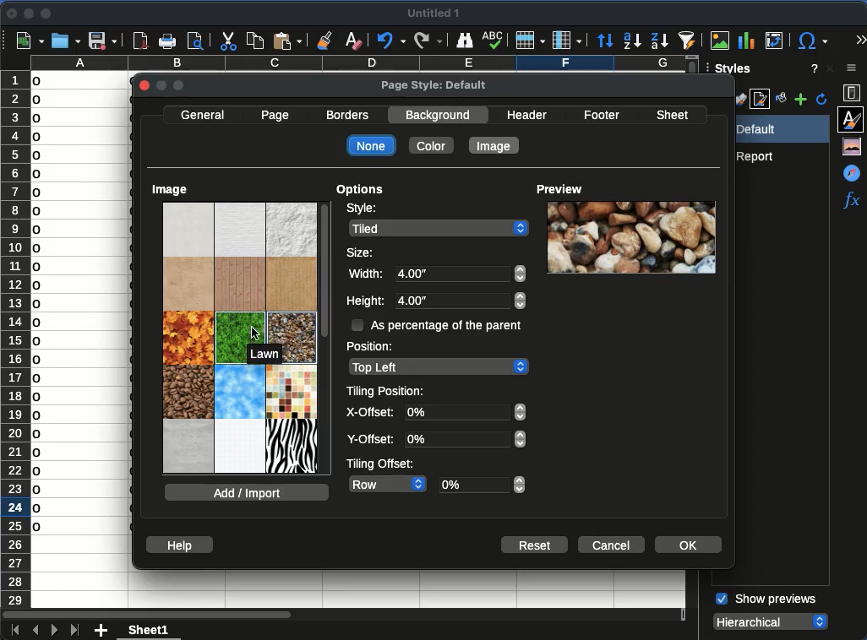  Describe the element at coordinates (862, 417) in the screenshot. I see `scroll` at that location.